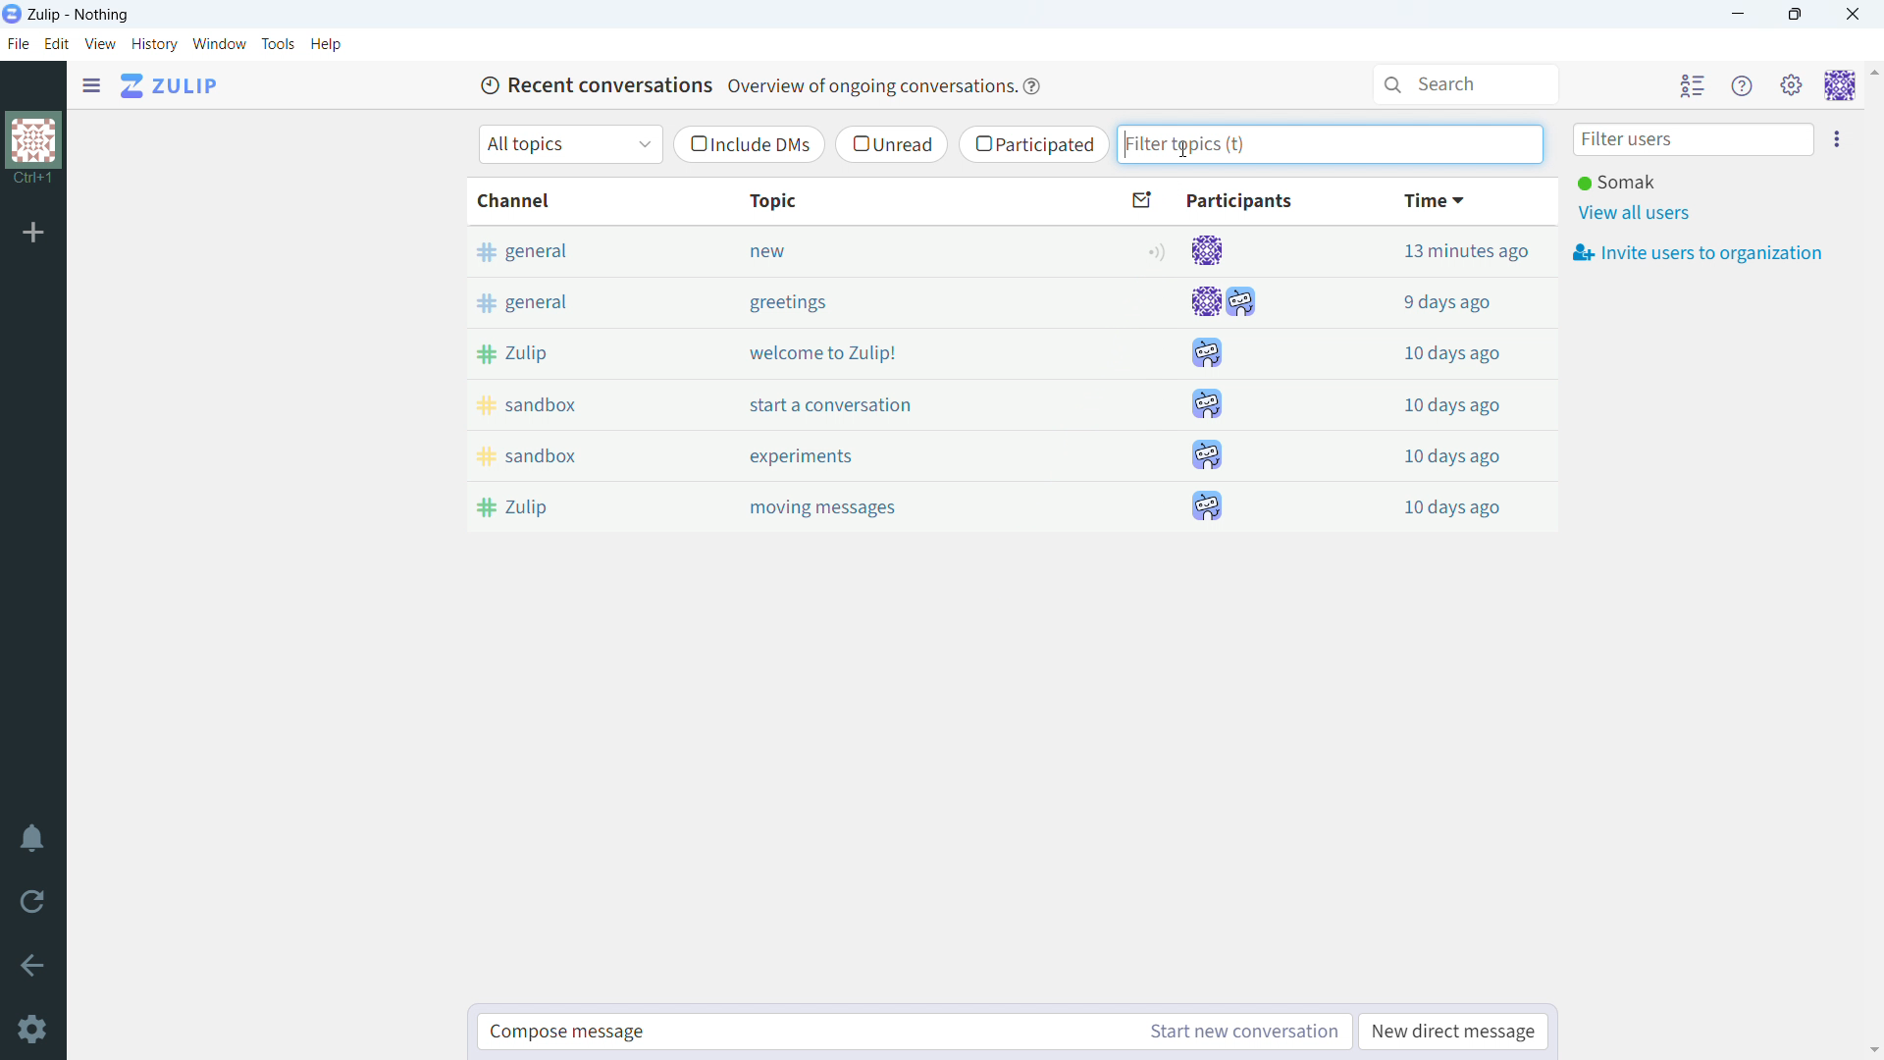 Image resolution: width=1884 pixels, height=1060 pixels. Describe the element at coordinates (1034, 144) in the screenshot. I see `participated` at that location.